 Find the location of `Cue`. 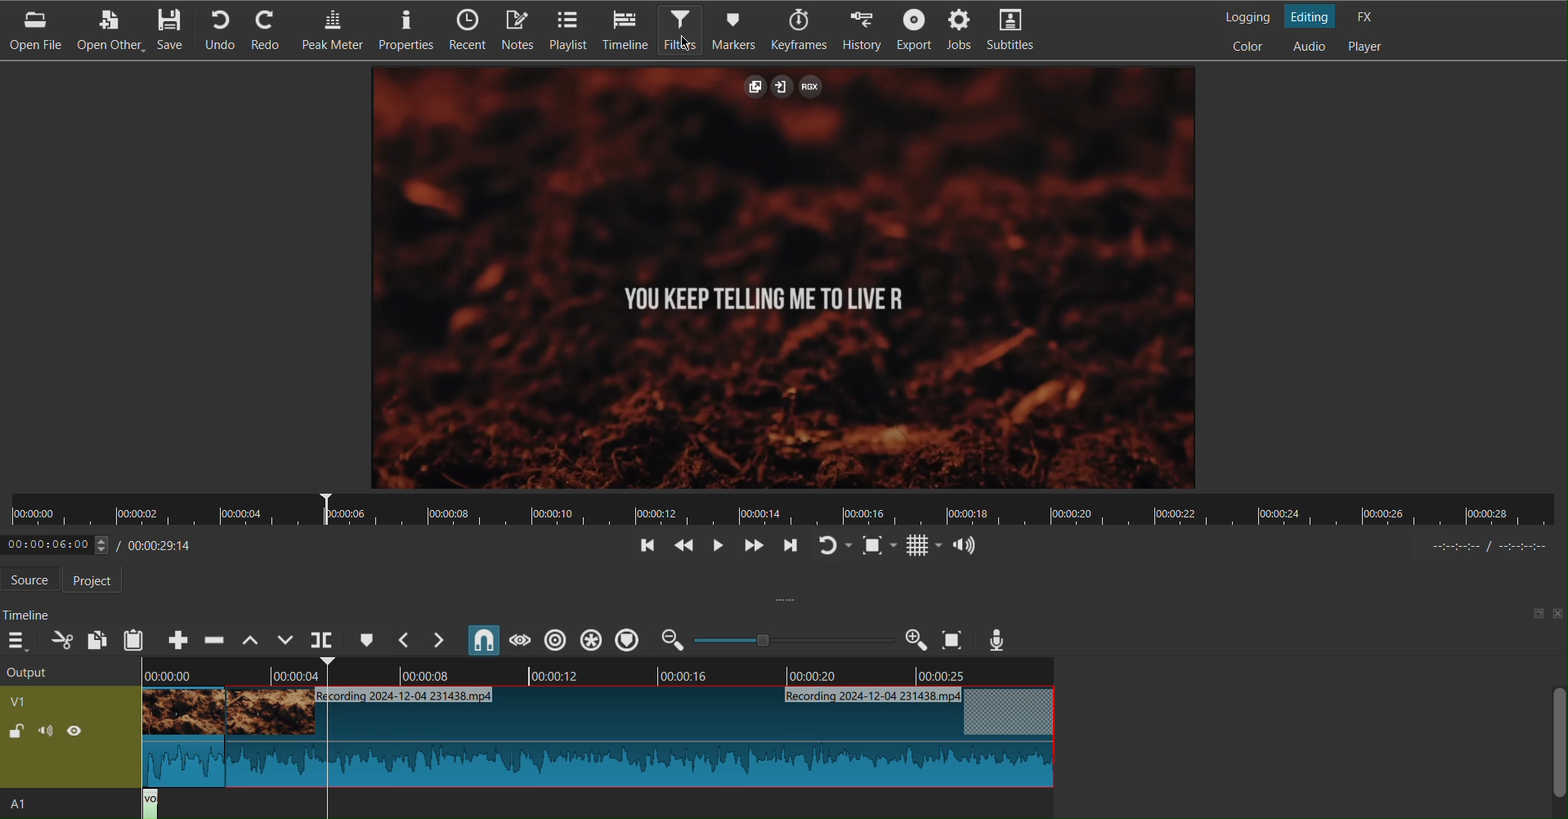

Cue is located at coordinates (366, 639).